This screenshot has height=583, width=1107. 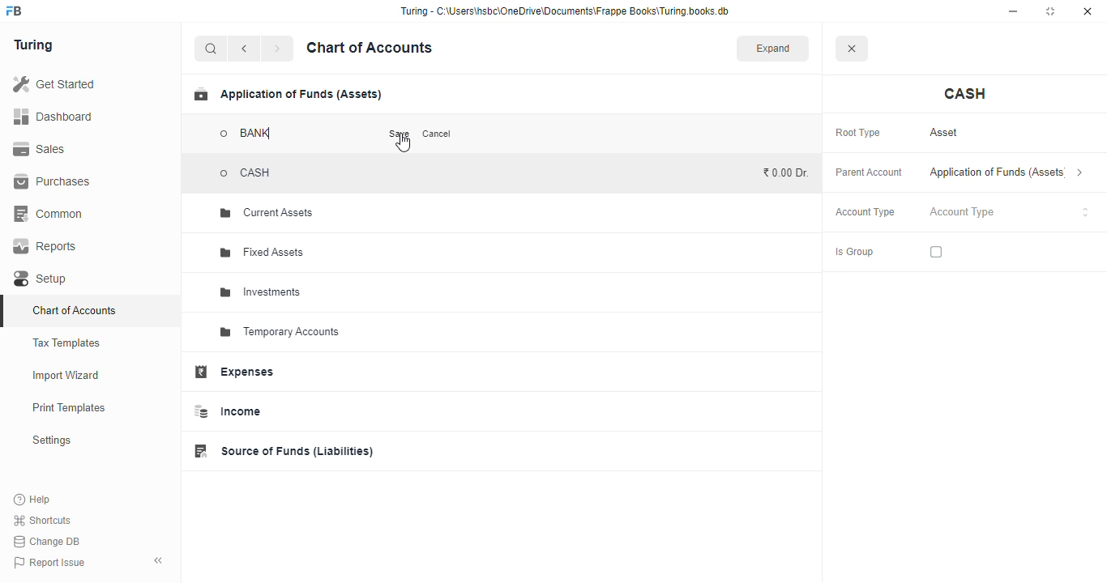 What do you see at coordinates (866, 212) in the screenshot?
I see `account type` at bounding box center [866, 212].